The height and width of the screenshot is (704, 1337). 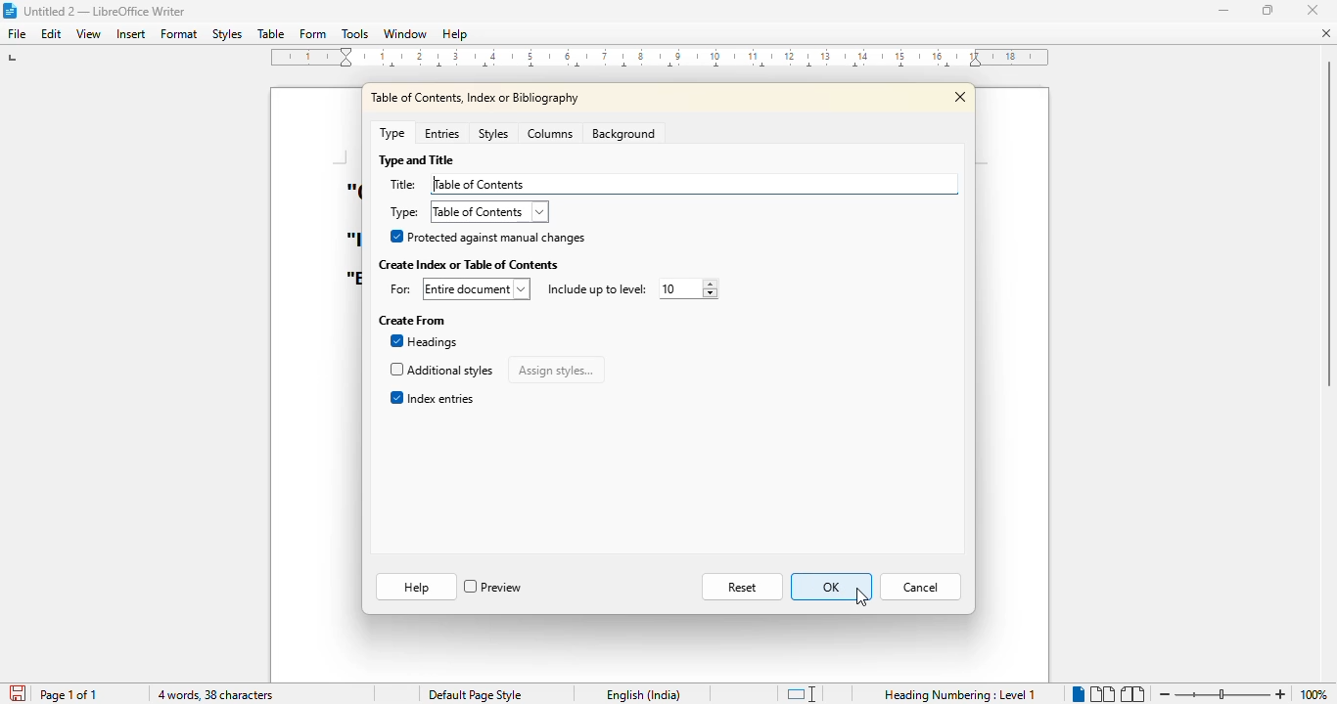 What do you see at coordinates (425, 342) in the screenshot?
I see `headings` at bounding box center [425, 342].